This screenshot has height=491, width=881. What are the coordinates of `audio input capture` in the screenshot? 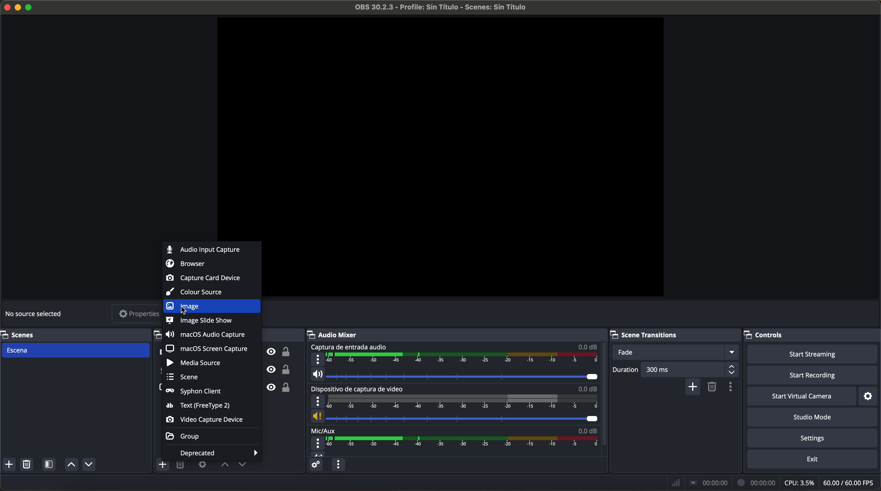 It's located at (348, 347).